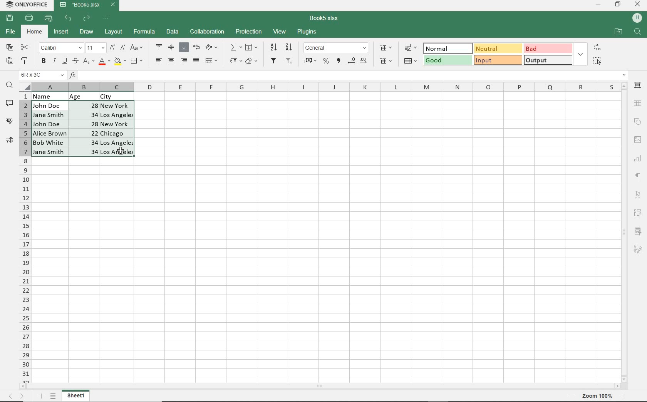  Describe the element at coordinates (325, 61) in the screenshot. I see `PERCENT STYLE` at that location.